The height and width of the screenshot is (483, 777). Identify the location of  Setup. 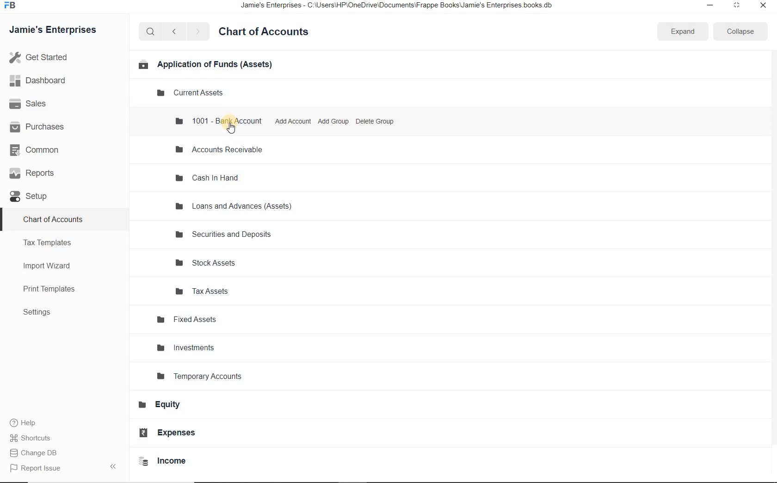
(35, 197).